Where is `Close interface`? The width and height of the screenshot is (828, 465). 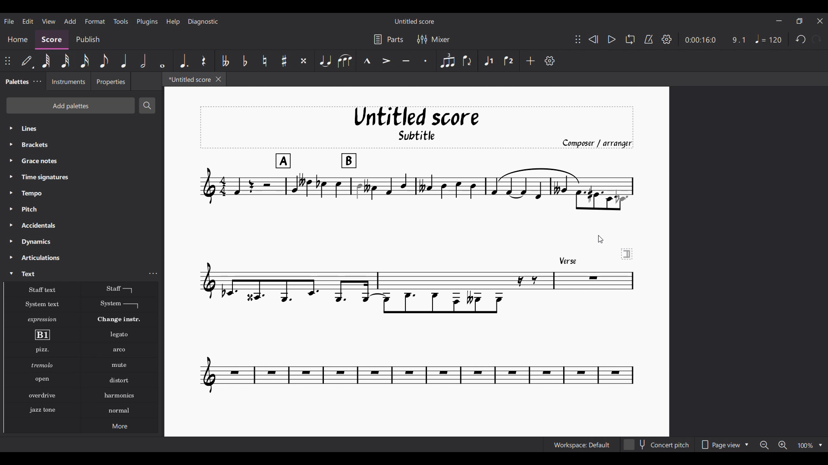 Close interface is located at coordinates (820, 21).